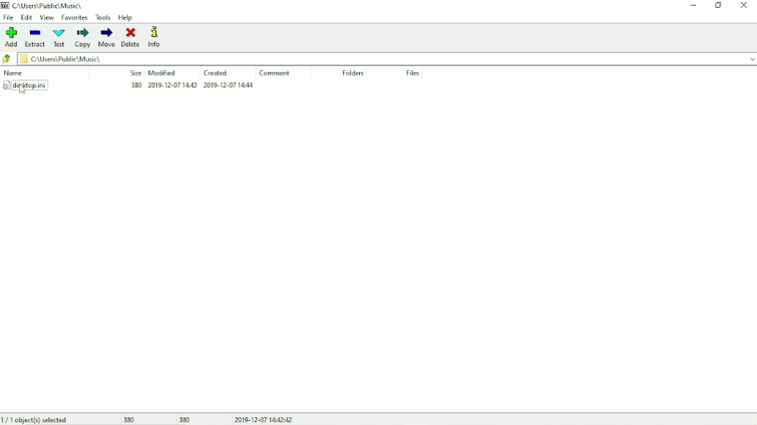 This screenshot has width=757, height=425. Describe the element at coordinates (37, 419) in the screenshot. I see `1/1 object(s) selected` at that location.